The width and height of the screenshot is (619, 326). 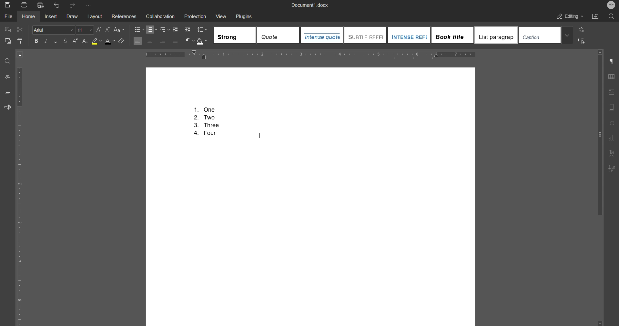 I want to click on Erase Style, so click(x=122, y=41).